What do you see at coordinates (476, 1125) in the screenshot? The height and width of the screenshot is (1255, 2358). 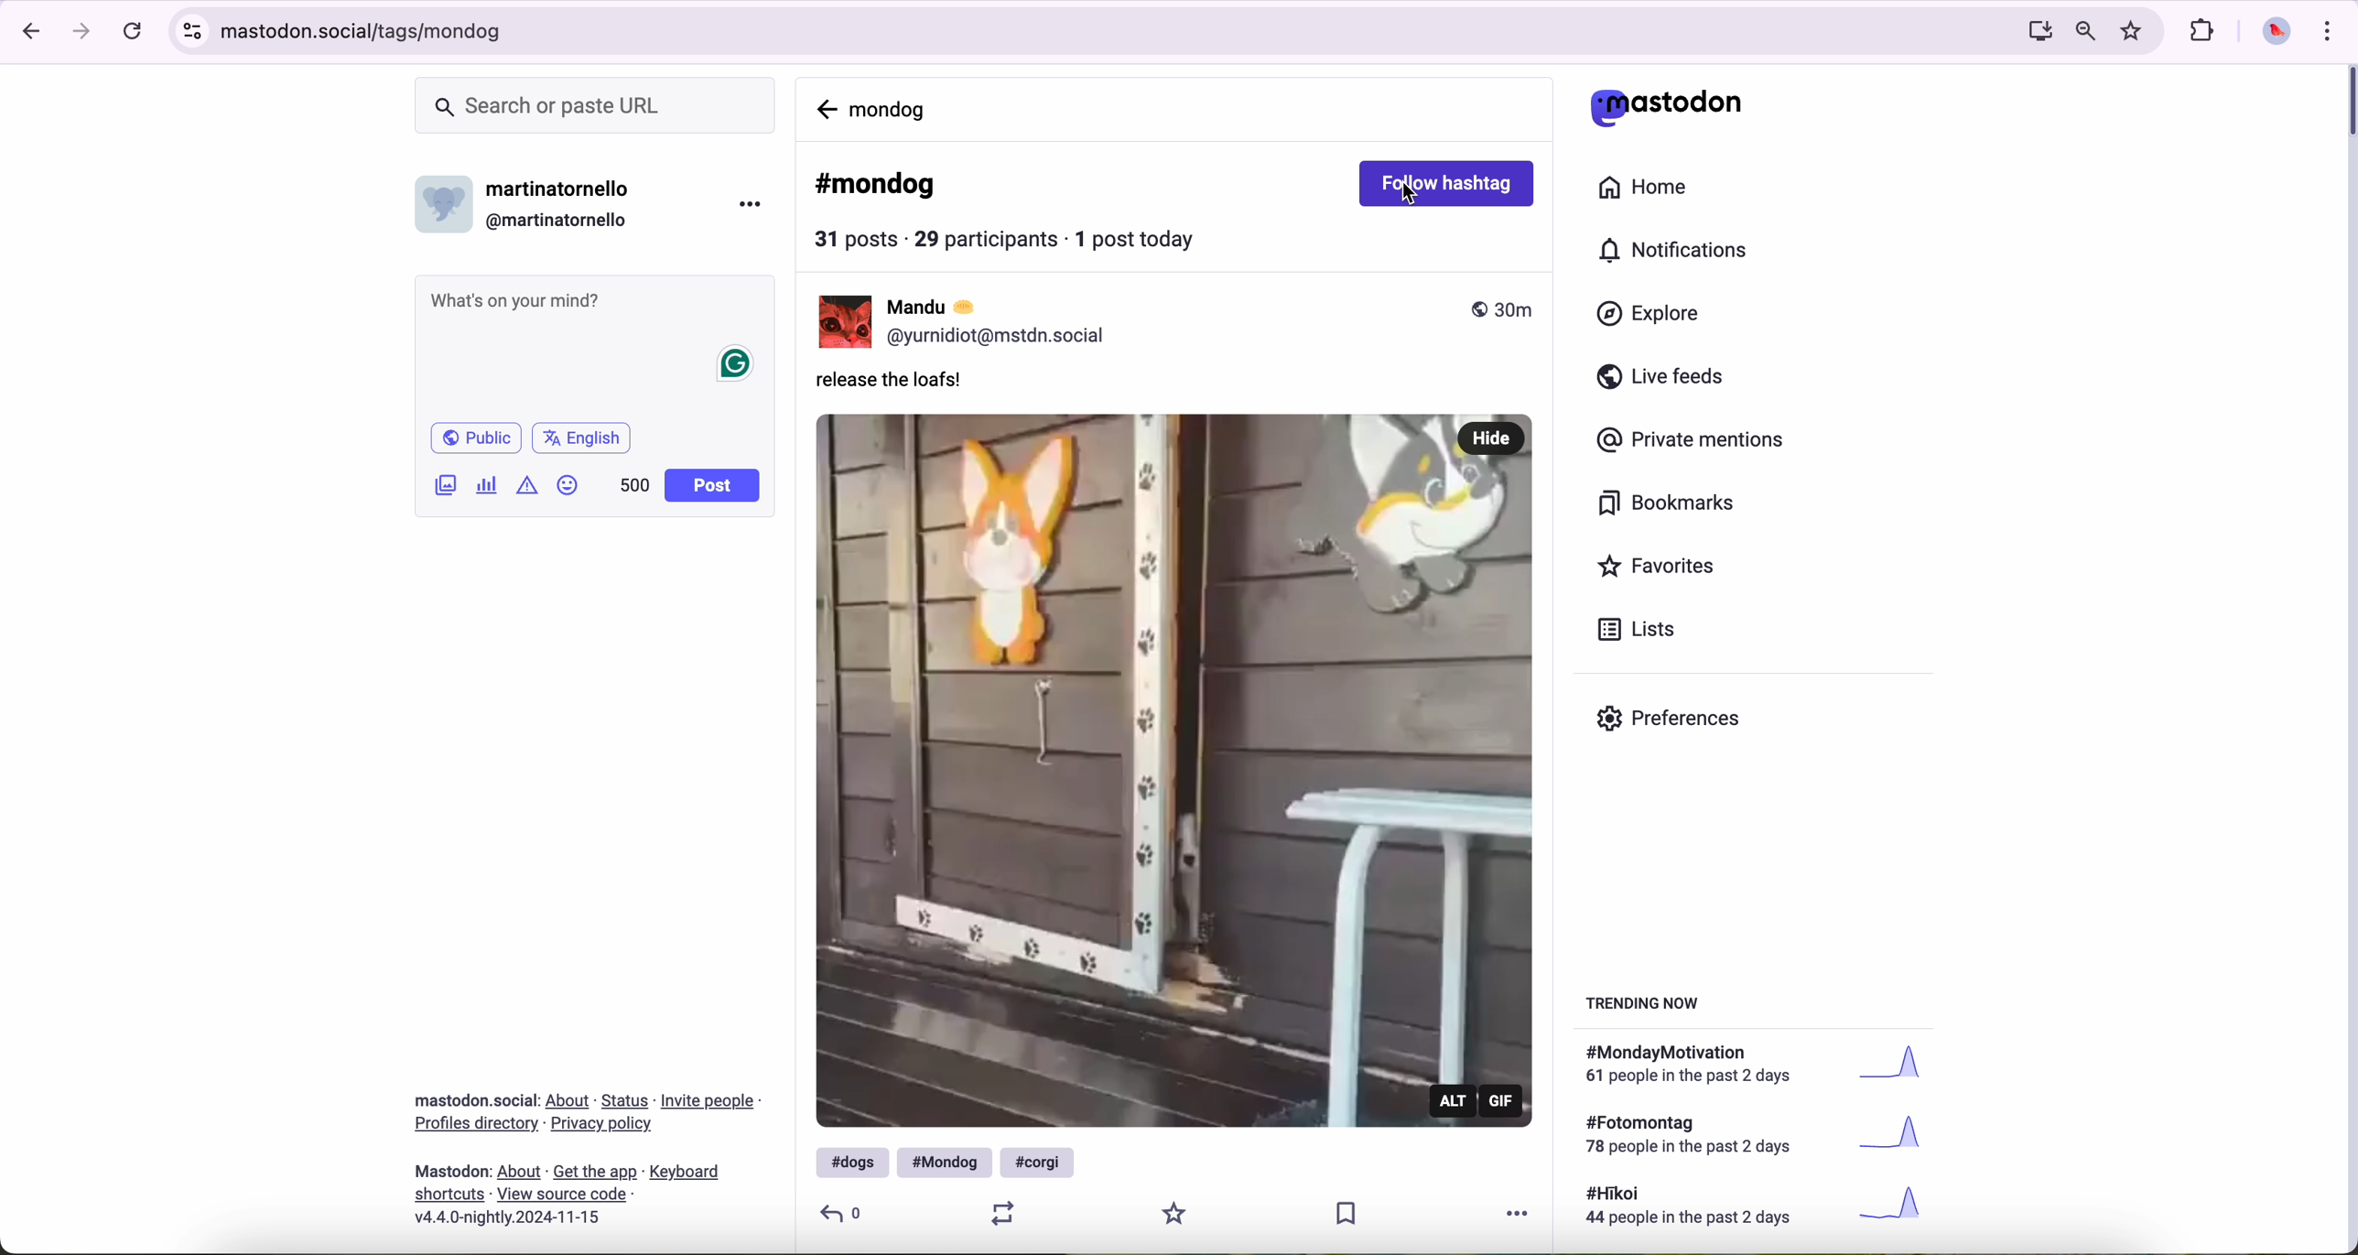 I see `link` at bounding box center [476, 1125].